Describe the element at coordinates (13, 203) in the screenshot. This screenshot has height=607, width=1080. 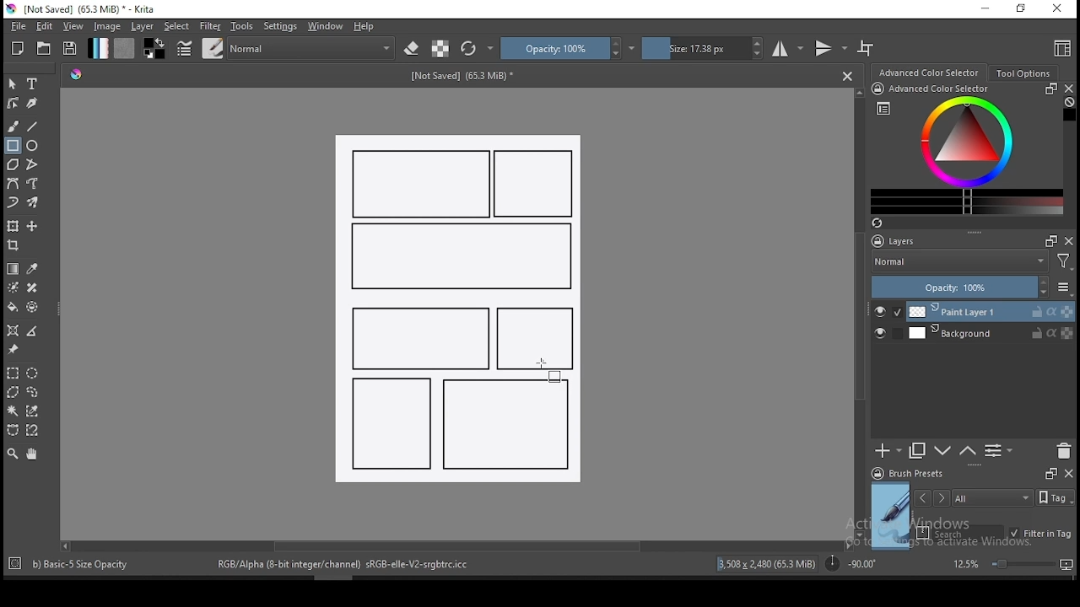
I see `dynamic brush tool` at that location.